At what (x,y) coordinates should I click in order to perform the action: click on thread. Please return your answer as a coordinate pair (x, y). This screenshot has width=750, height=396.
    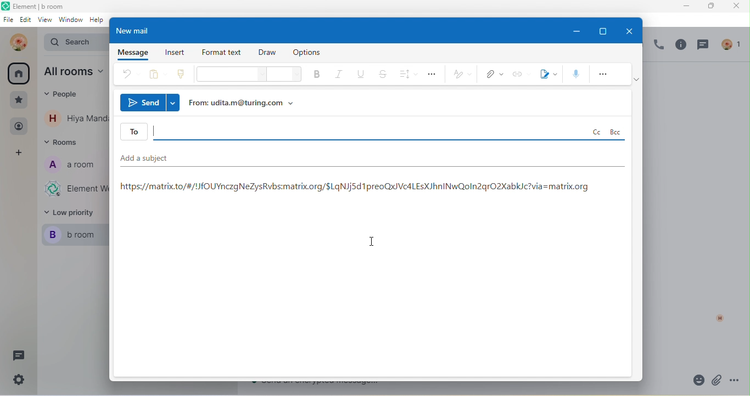
    Looking at the image, I should click on (706, 47).